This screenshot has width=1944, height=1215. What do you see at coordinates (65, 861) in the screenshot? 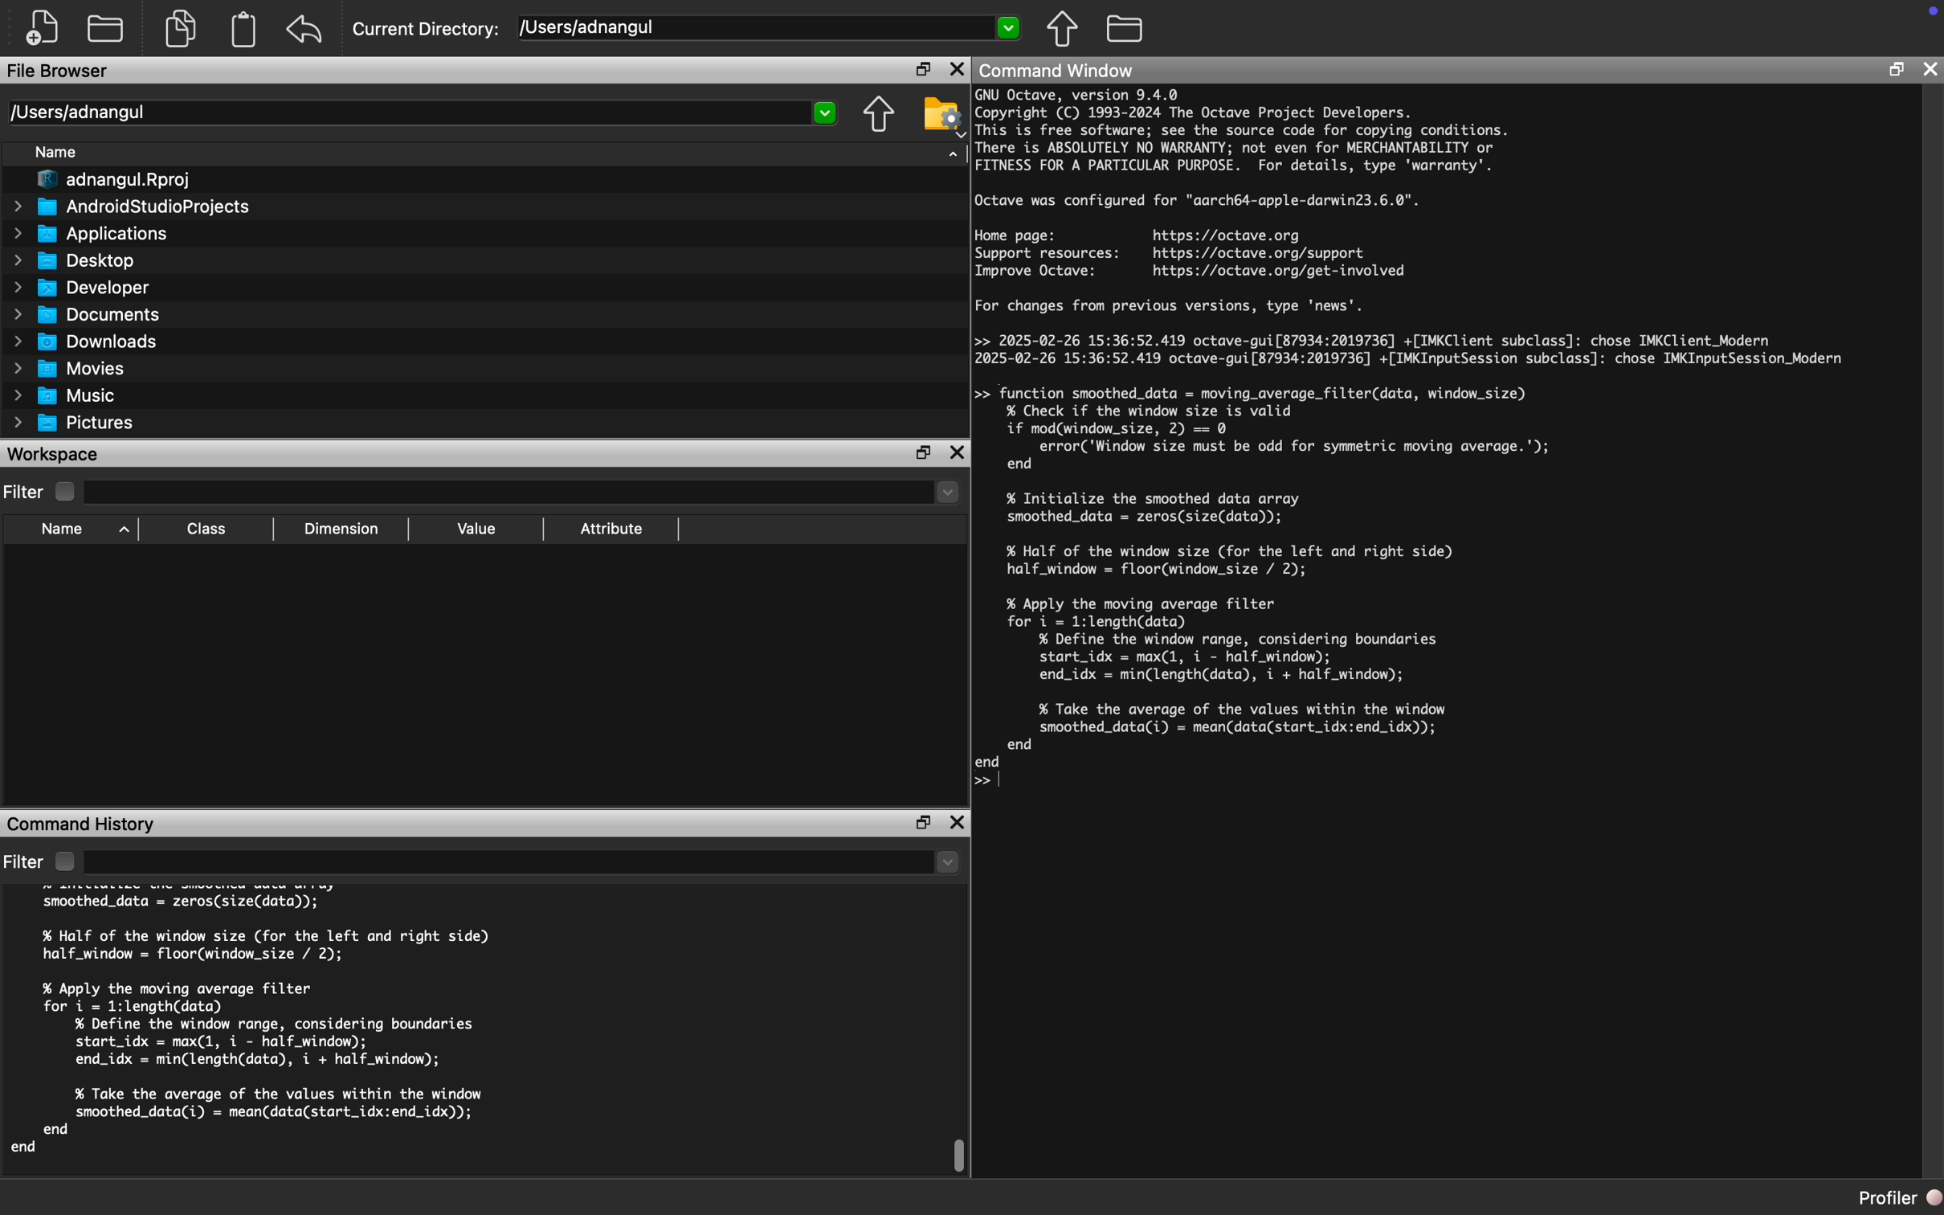
I see `Checkbox` at bounding box center [65, 861].